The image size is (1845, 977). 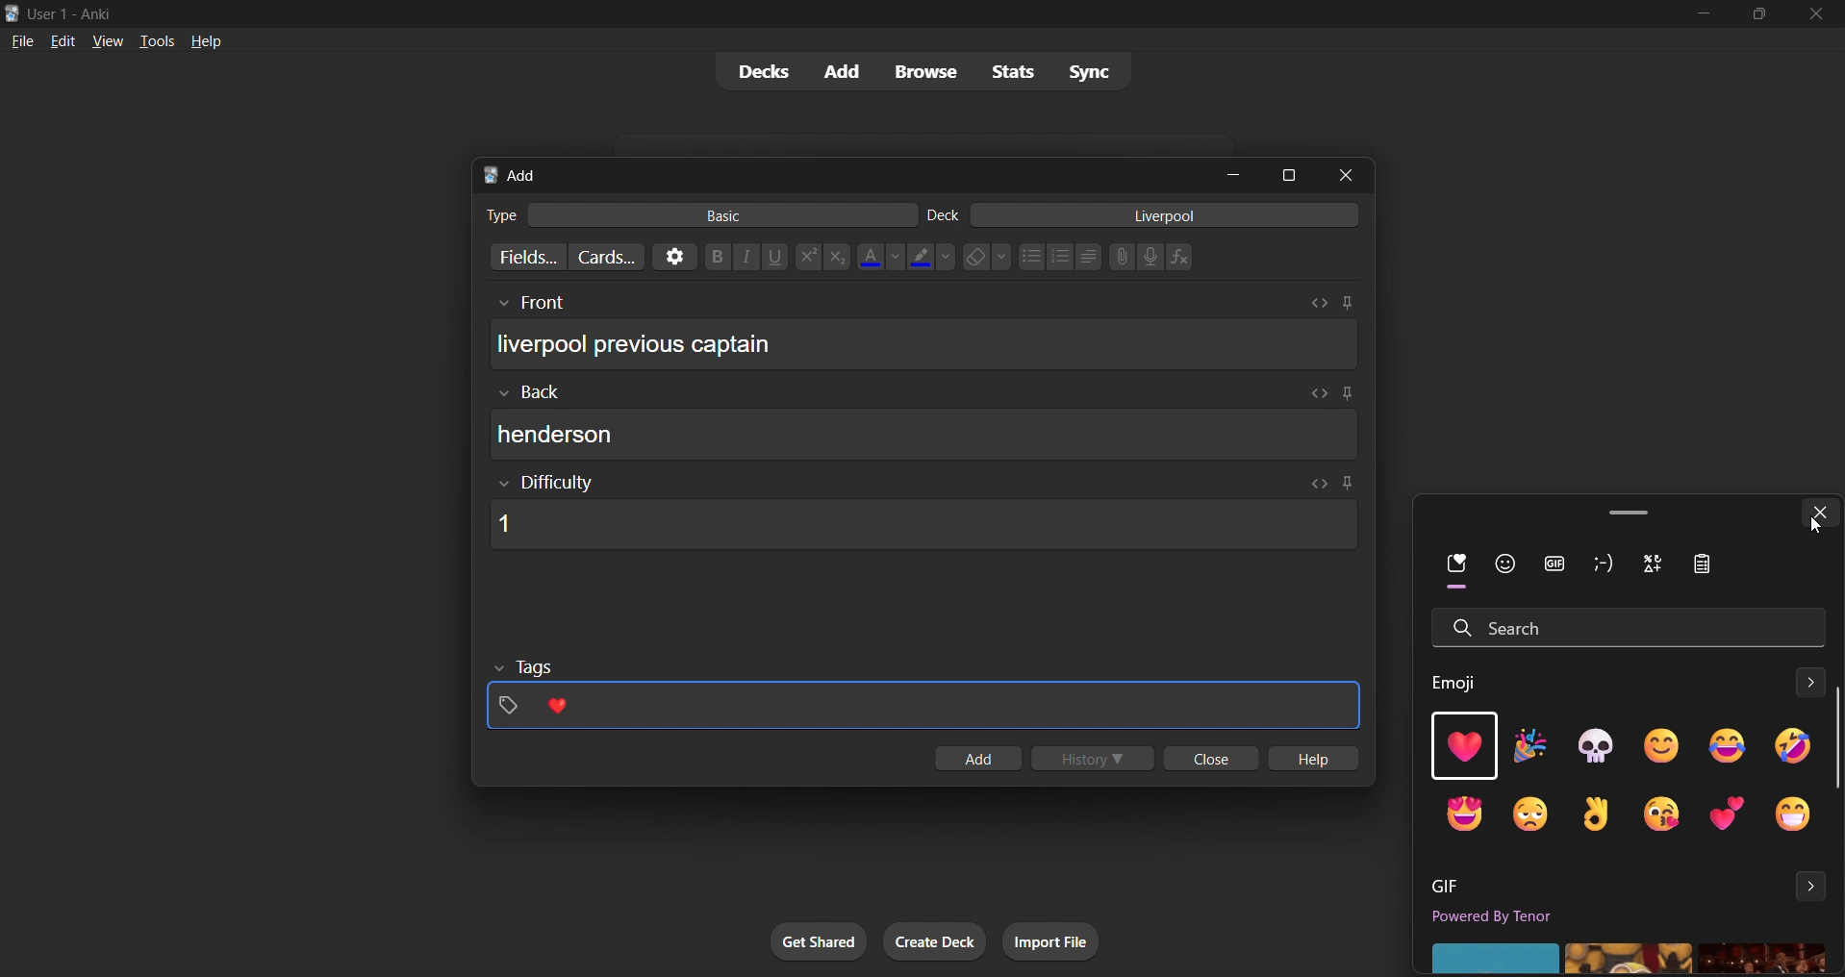 I want to click on text highlight color, so click(x=931, y=256).